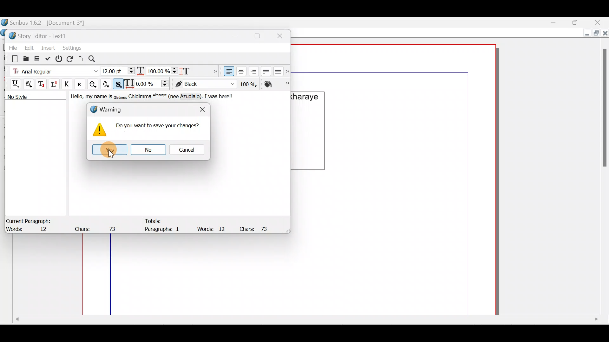  What do you see at coordinates (161, 97) in the screenshot?
I see `Akharaye` at bounding box center [161, 97].